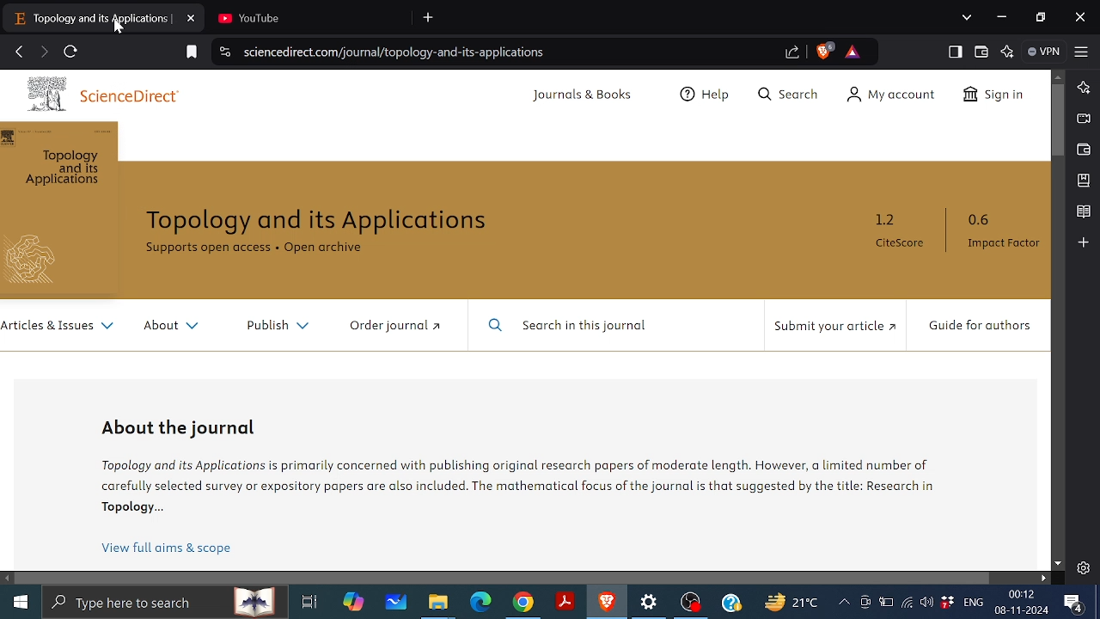 This screenshot has height=619, width=1100. I want to click on Add bookmark, so click(192, 52).